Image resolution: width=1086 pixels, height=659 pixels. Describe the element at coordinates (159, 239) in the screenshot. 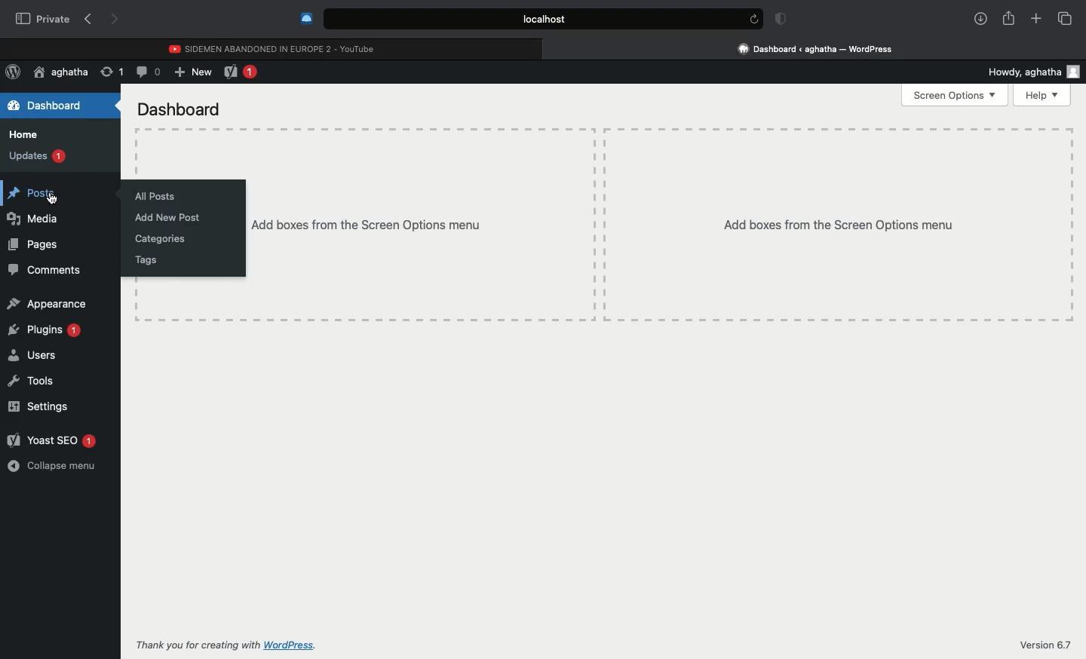

I see `Categories` at that location.